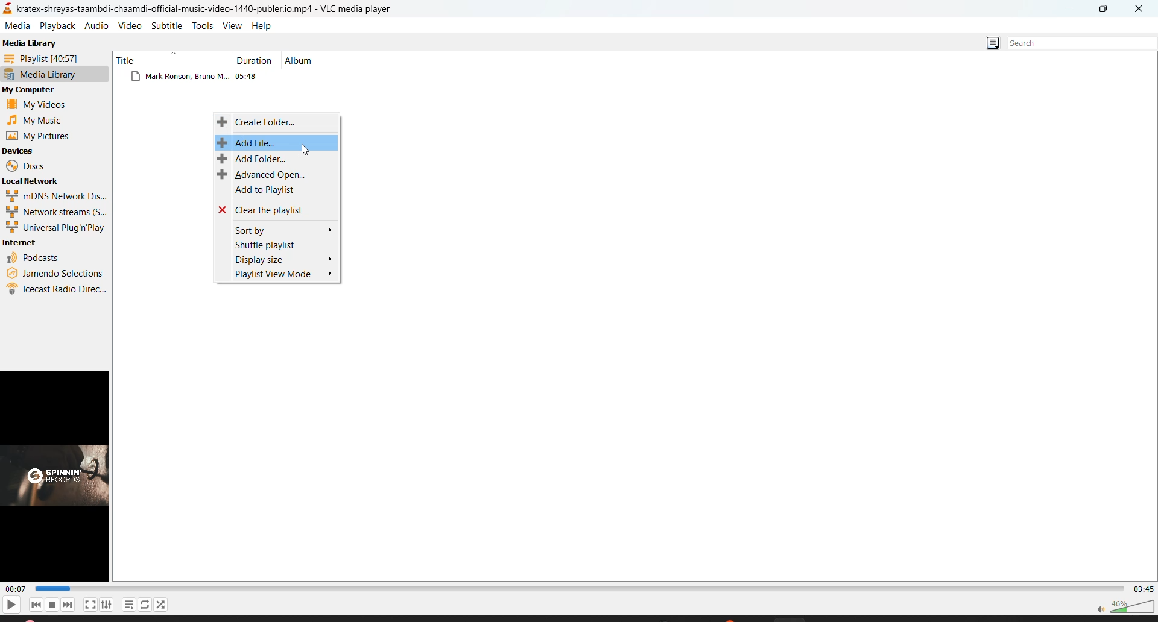 This screenshot has height=622, width=1158. What do you see at coordinates (31, 45) in the screenshot?
I see `media library` at bounding box center [31, 45].